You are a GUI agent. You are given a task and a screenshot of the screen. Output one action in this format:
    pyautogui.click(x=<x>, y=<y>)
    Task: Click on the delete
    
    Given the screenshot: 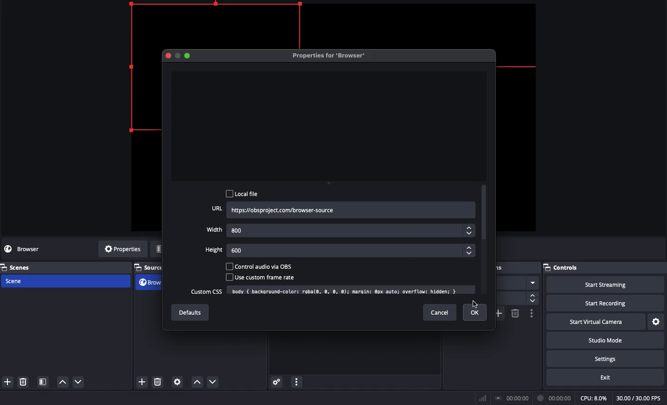 What is the action you would take?
    pyautogui.click(x=25, y=383)
    